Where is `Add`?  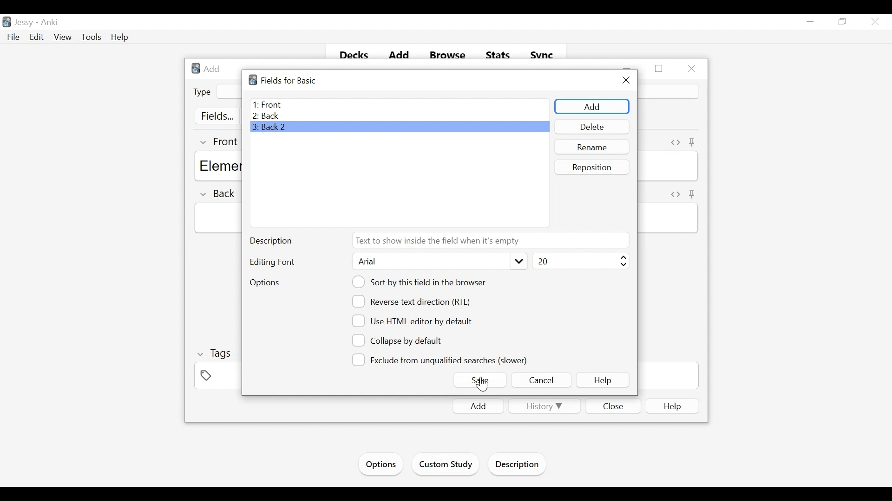 Add is located at coordinates (401, 56).